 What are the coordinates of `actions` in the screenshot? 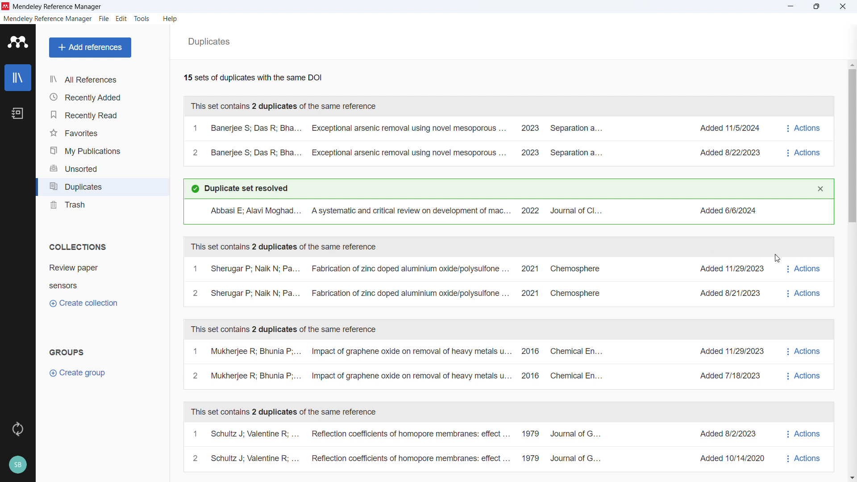 It's located at (804, 446).